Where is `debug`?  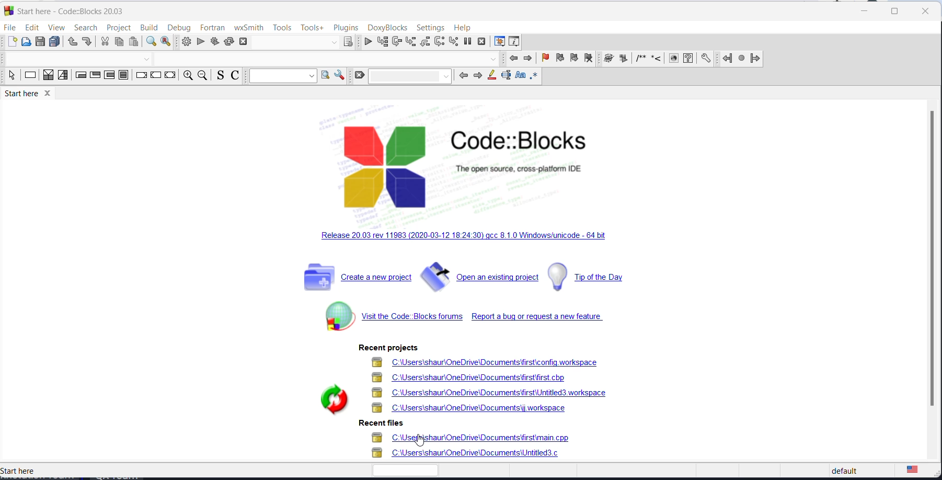 debug is located at coordinates (177, 27).